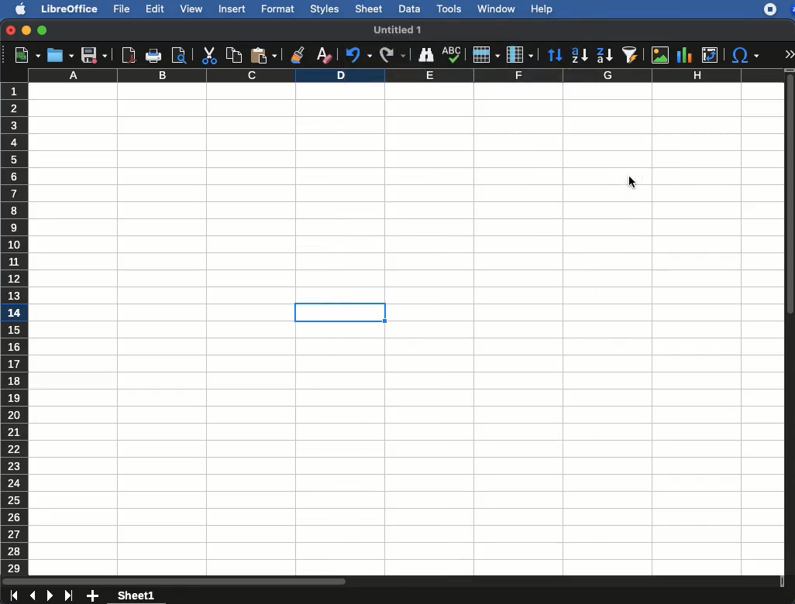 The image size is (795, 604). Describe the element at coordinates (33, 596) in the screenshot. I see `previous sheet` at that location.